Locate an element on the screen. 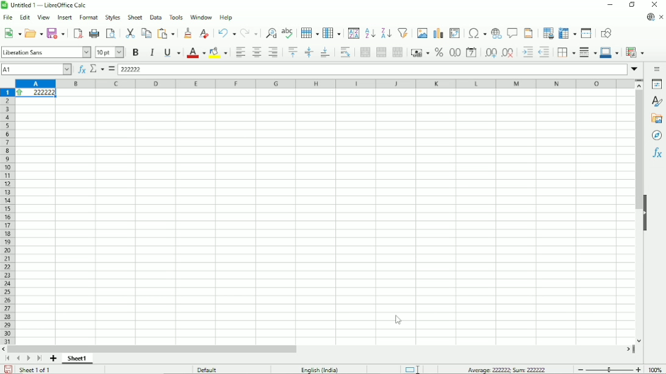 This screenshot has width=666, height=374. Format as number is located at coordinates (454, 53).